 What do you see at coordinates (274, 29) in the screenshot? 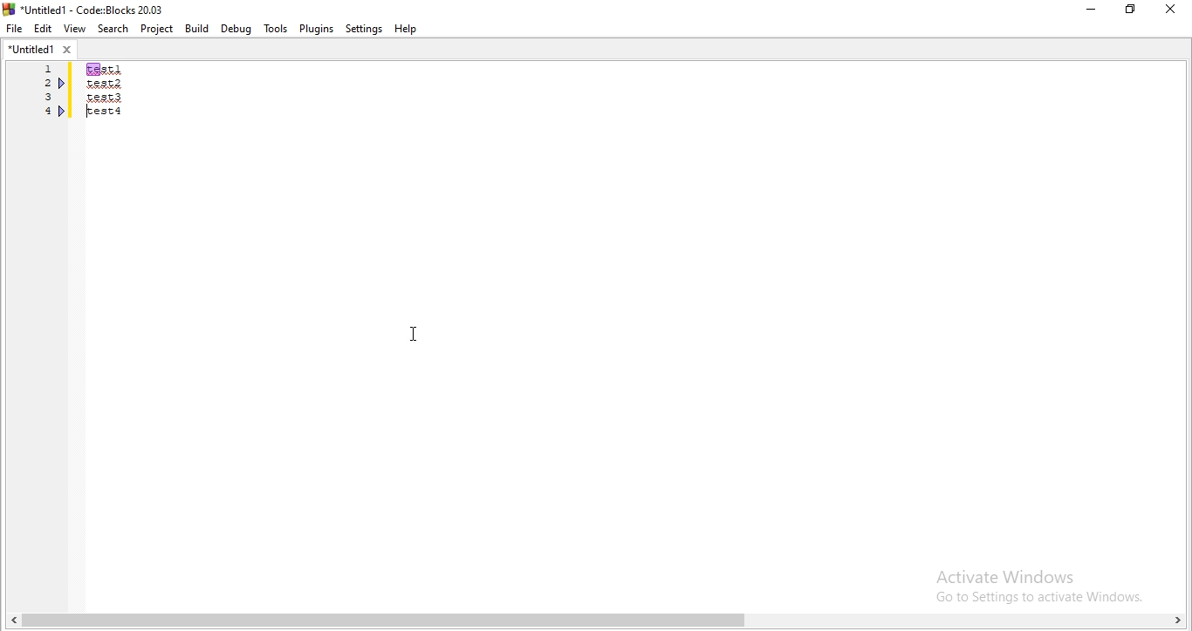
I see `tools` at bounding box center [274, 29].